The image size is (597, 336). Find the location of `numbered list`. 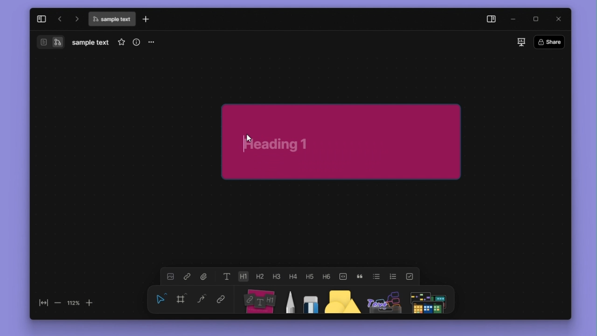

numbered list is located at coordinates (393, 277).